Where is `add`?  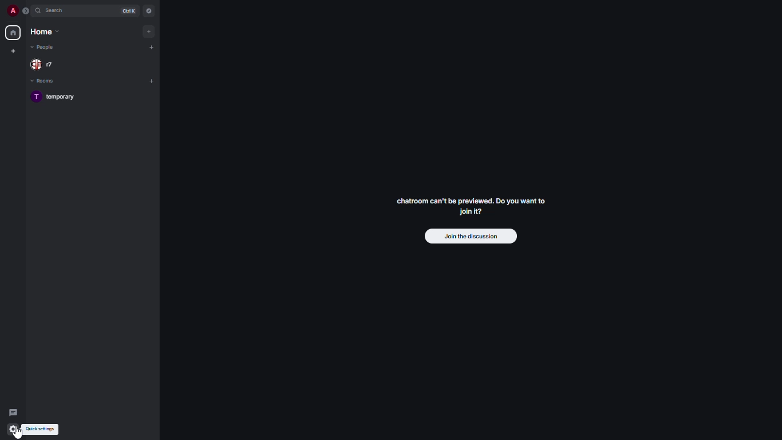
add is located at coordinates (151, 31).